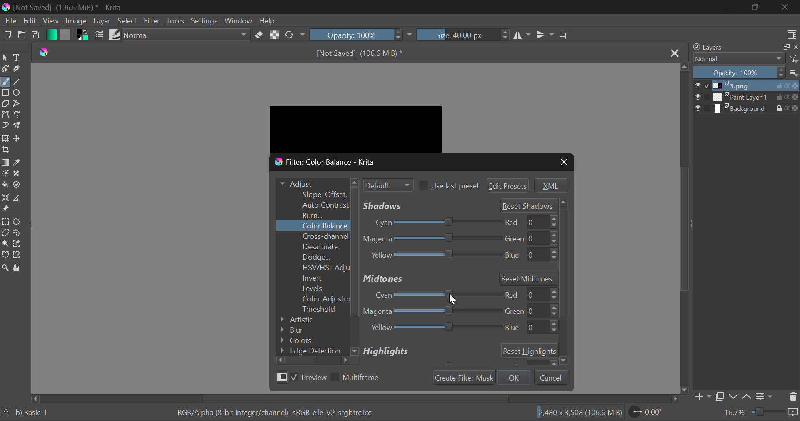 This screenshot has height=421, width=800. I want to click on Settings, so click(766, 396).